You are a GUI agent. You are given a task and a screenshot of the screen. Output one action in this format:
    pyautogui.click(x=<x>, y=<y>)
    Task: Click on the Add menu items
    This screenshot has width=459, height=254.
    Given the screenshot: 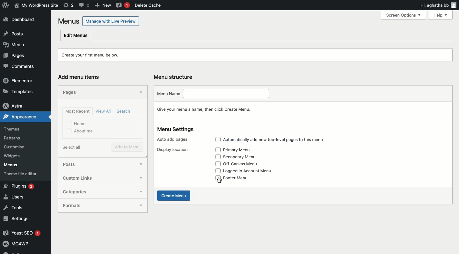 What is the action you would take?
    pyautogui.click(x=80, y=77)
    